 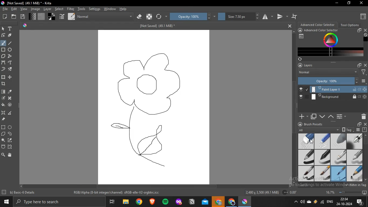 What do you see at coordinates (366, 134) in the screenshot?
I see `Up` at bounding box center [366, 134].